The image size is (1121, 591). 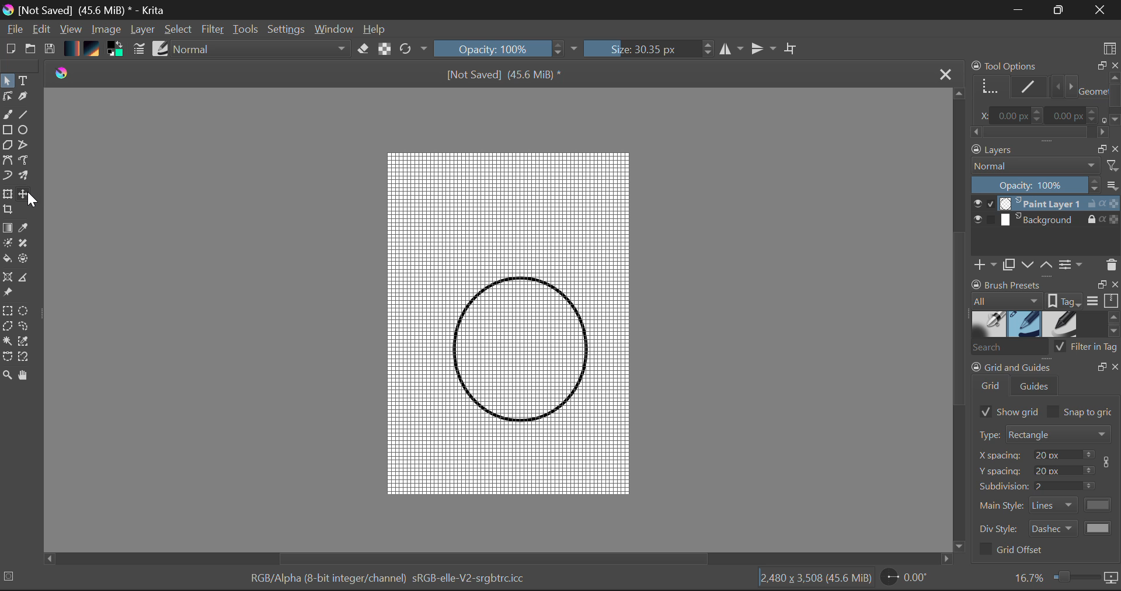 I want to click on Grid and Guides Docker, so click(x=1045, y=379).